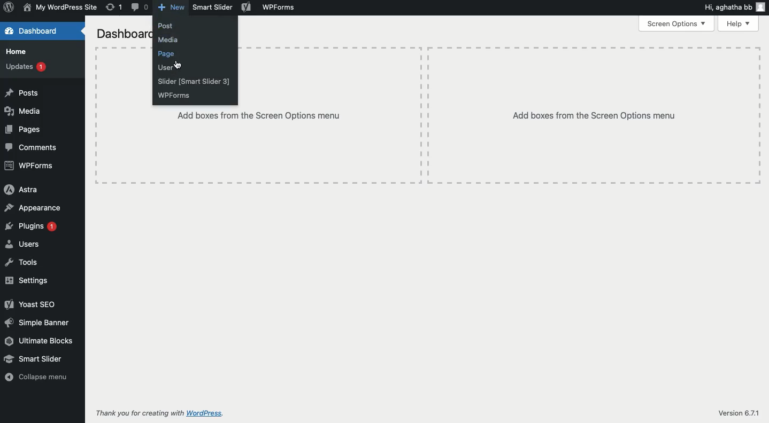 Image resolution: width=769 pixels, height=423 pixels. Describe the element at coordinates (676, 23) in the screenshot. I see `Screen options` at that location.